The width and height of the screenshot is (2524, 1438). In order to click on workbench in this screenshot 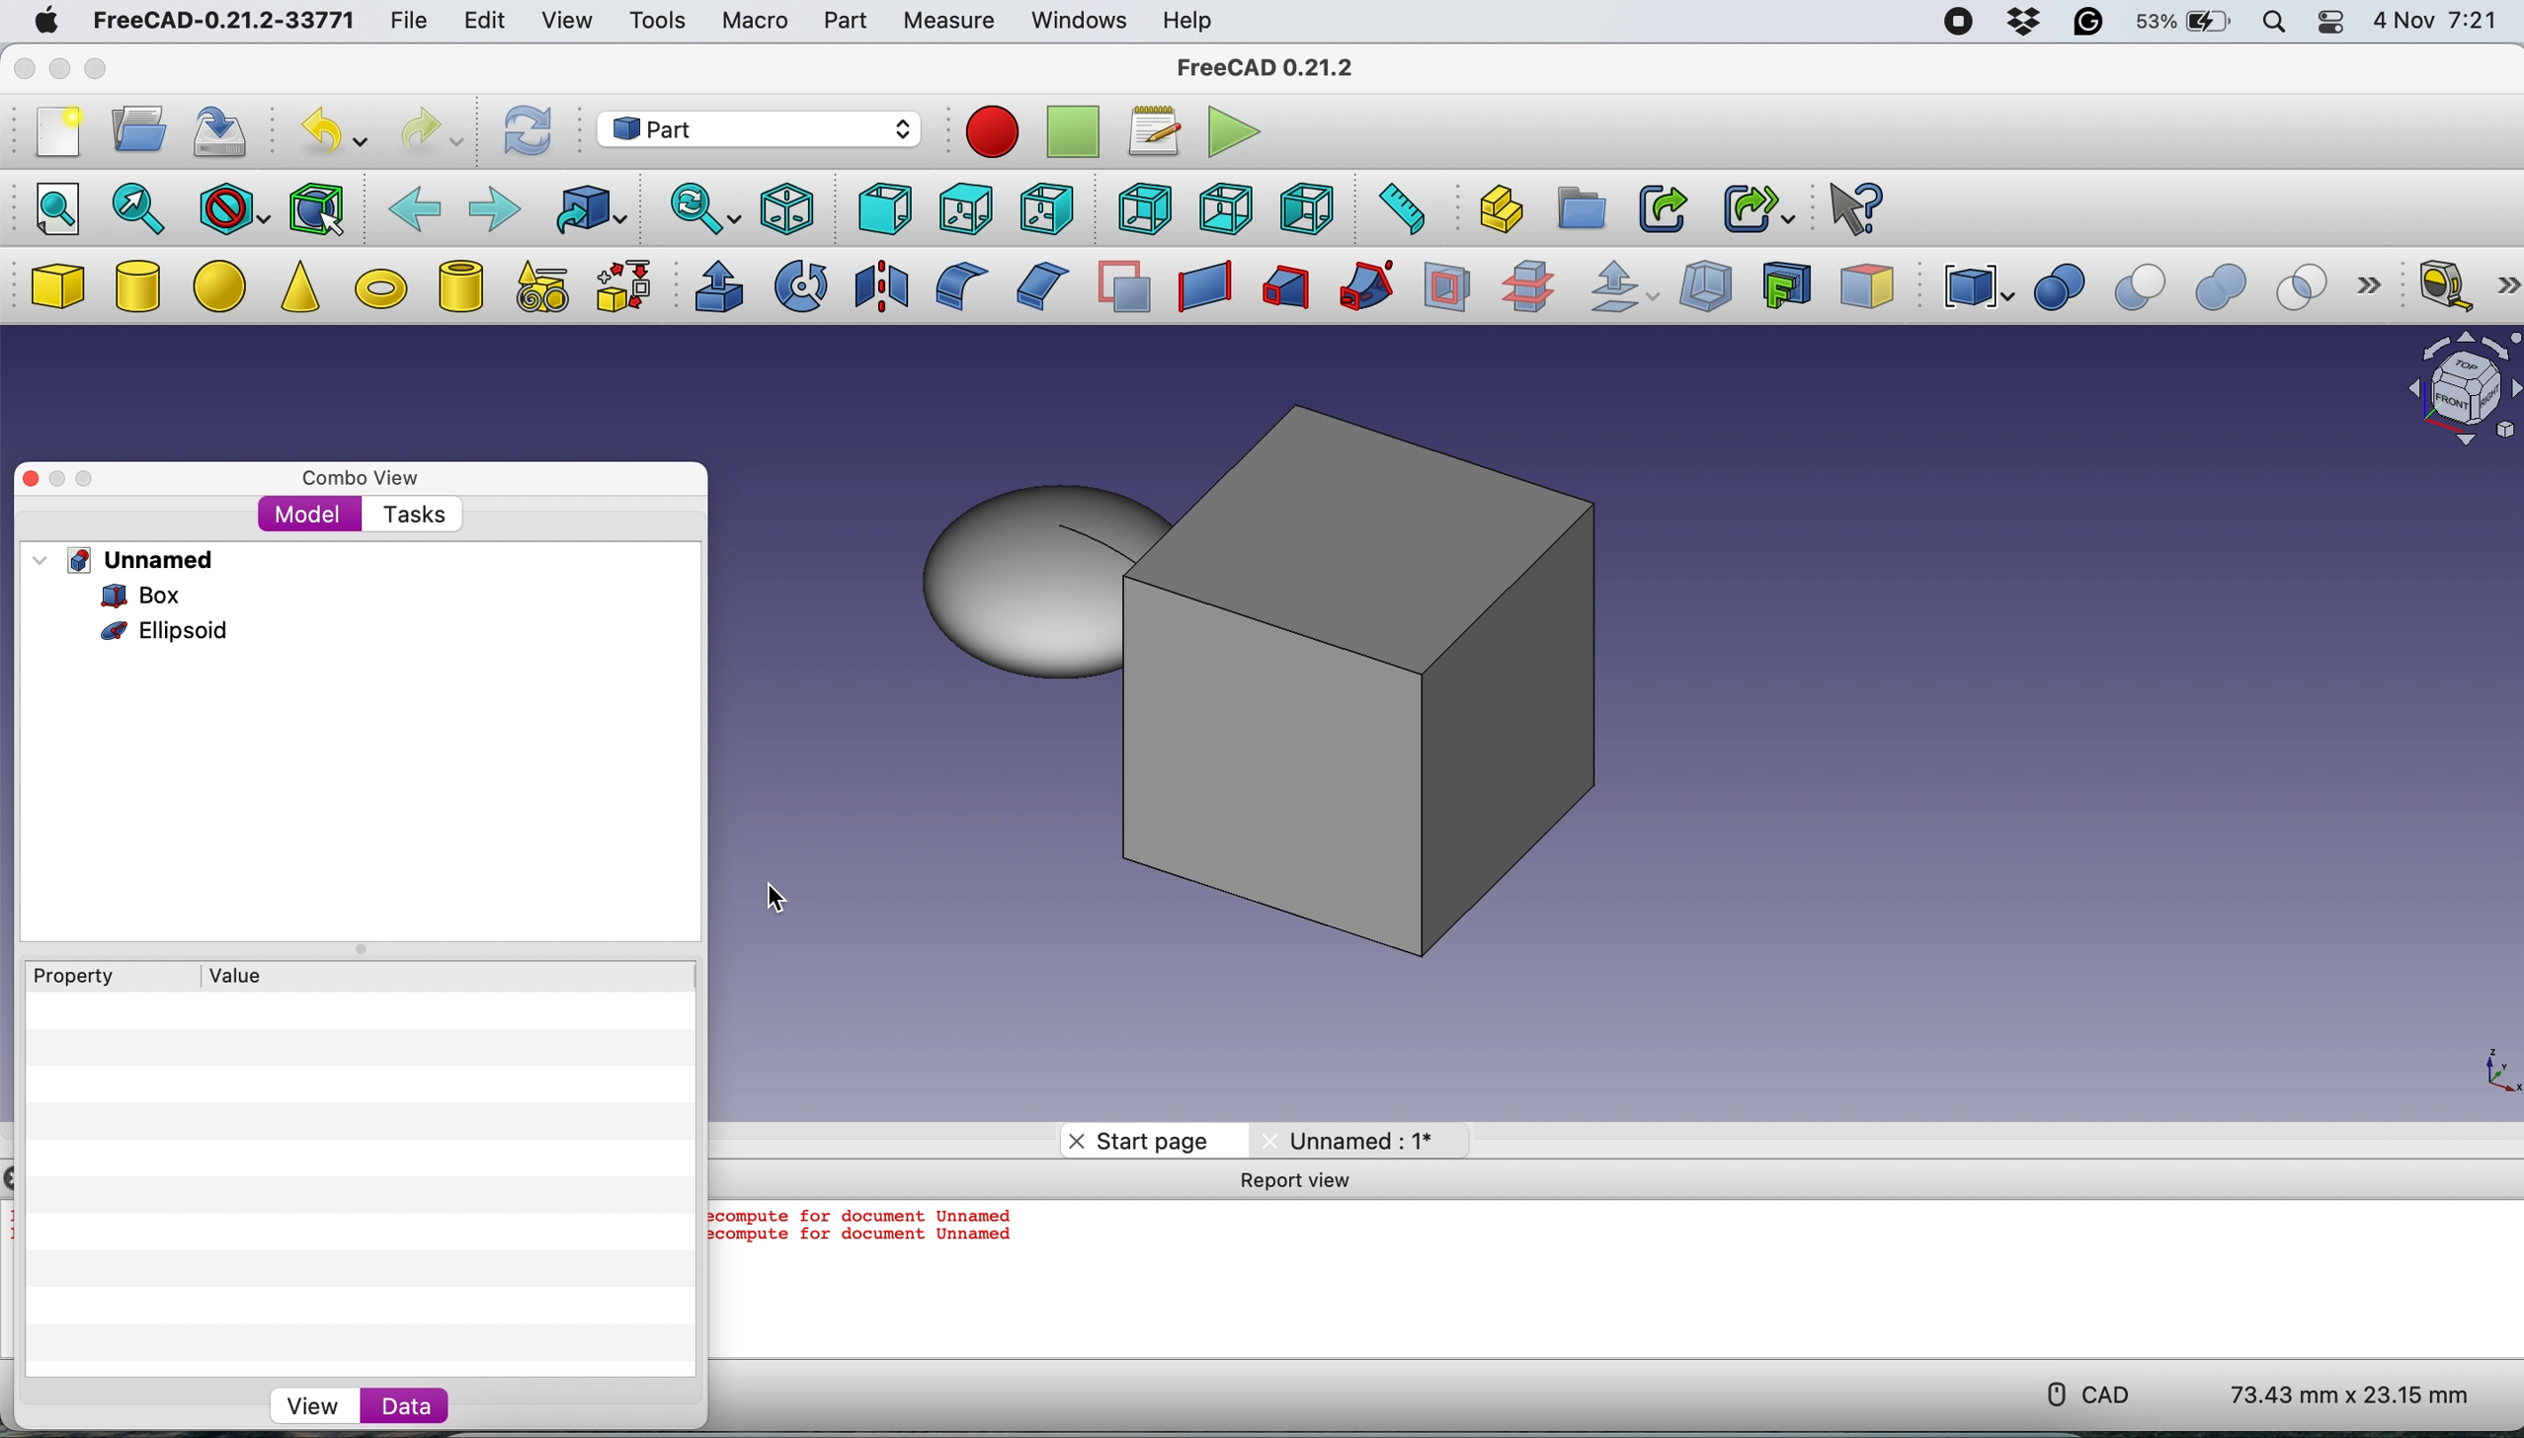, I will do `click(757, 128)`.